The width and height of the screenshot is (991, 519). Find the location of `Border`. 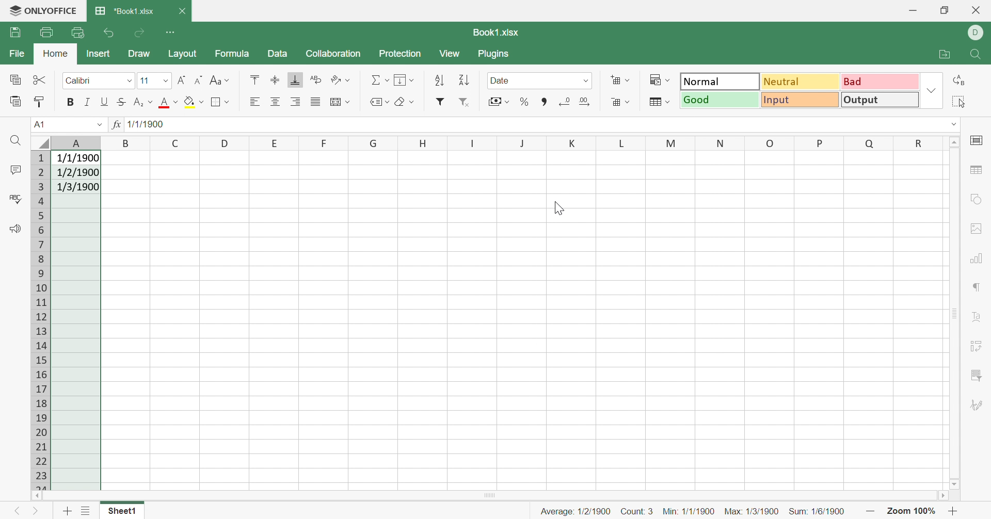

Border is located at coordinates (222, 101).